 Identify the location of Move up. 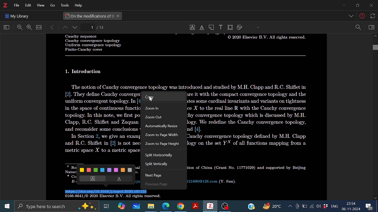
(375, 37).